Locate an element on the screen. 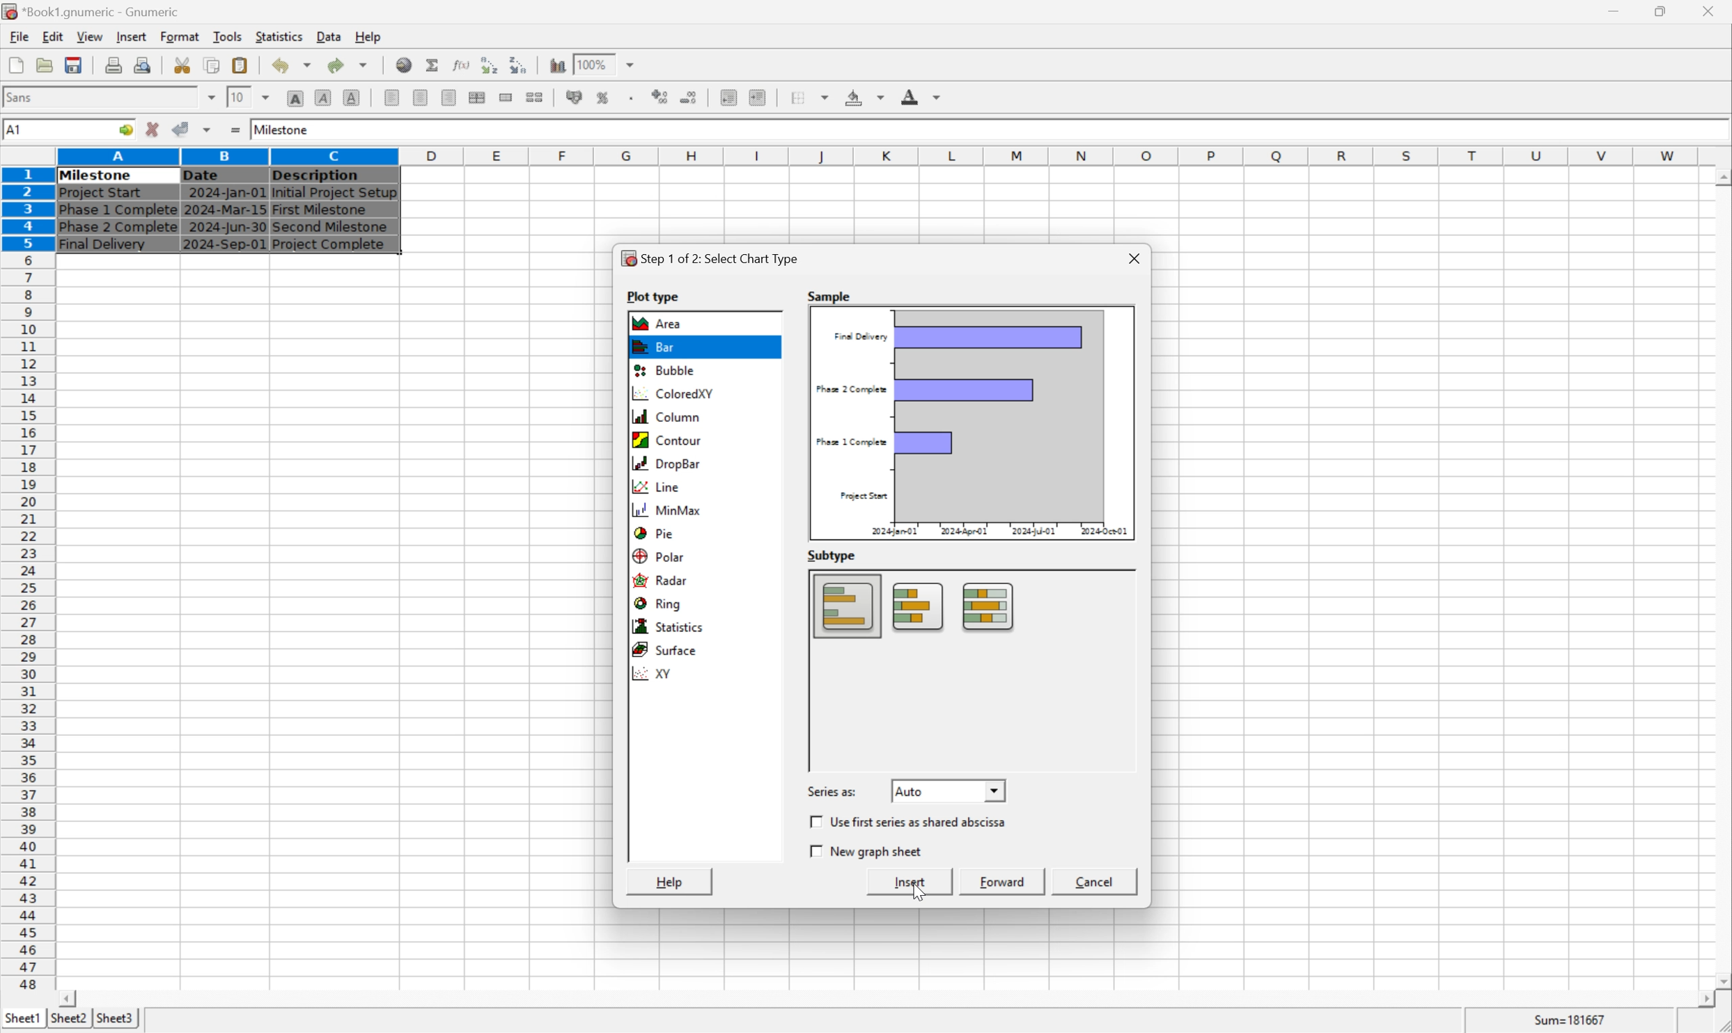 This screenshot has width=1732, height=1033. increase indent is located at coordinates (761, 97).